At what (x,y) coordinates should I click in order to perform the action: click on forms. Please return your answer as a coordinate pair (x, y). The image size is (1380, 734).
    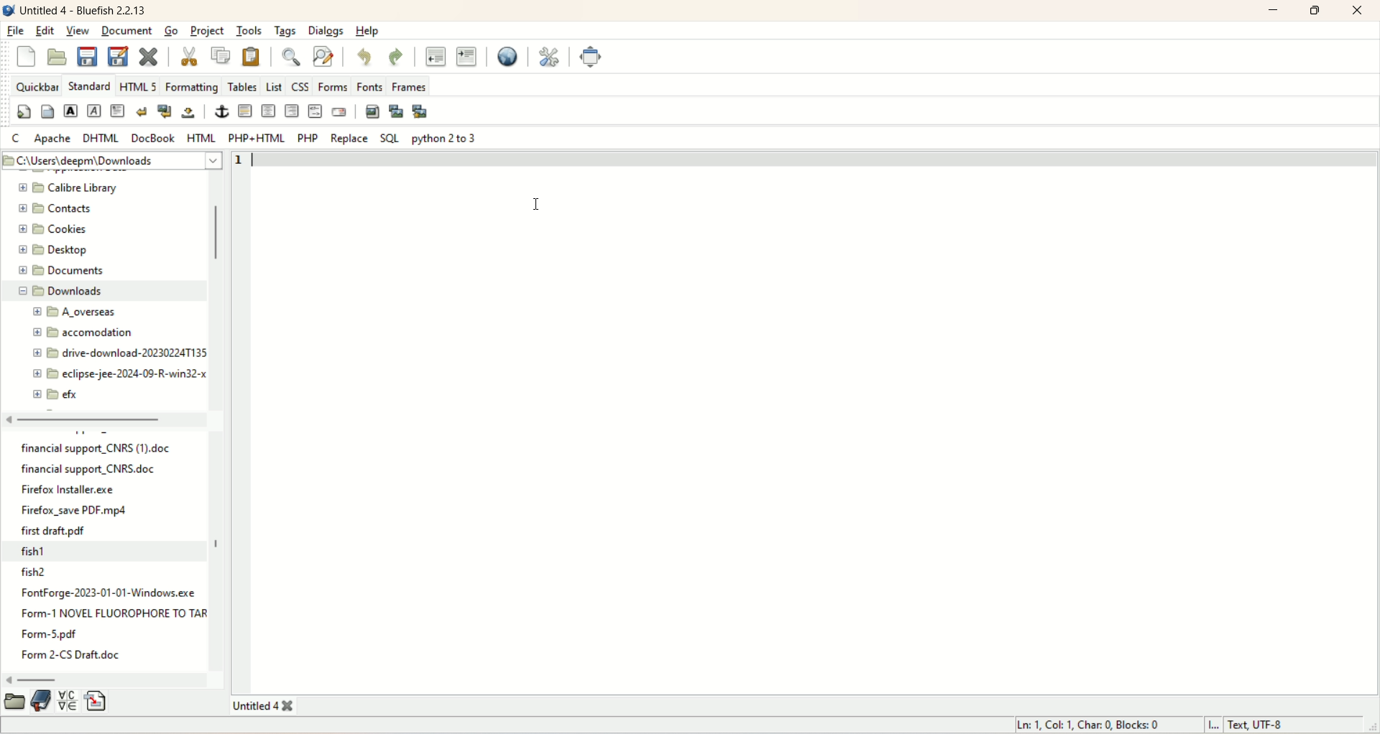
    Looking at the image, I should click on (333, 85).